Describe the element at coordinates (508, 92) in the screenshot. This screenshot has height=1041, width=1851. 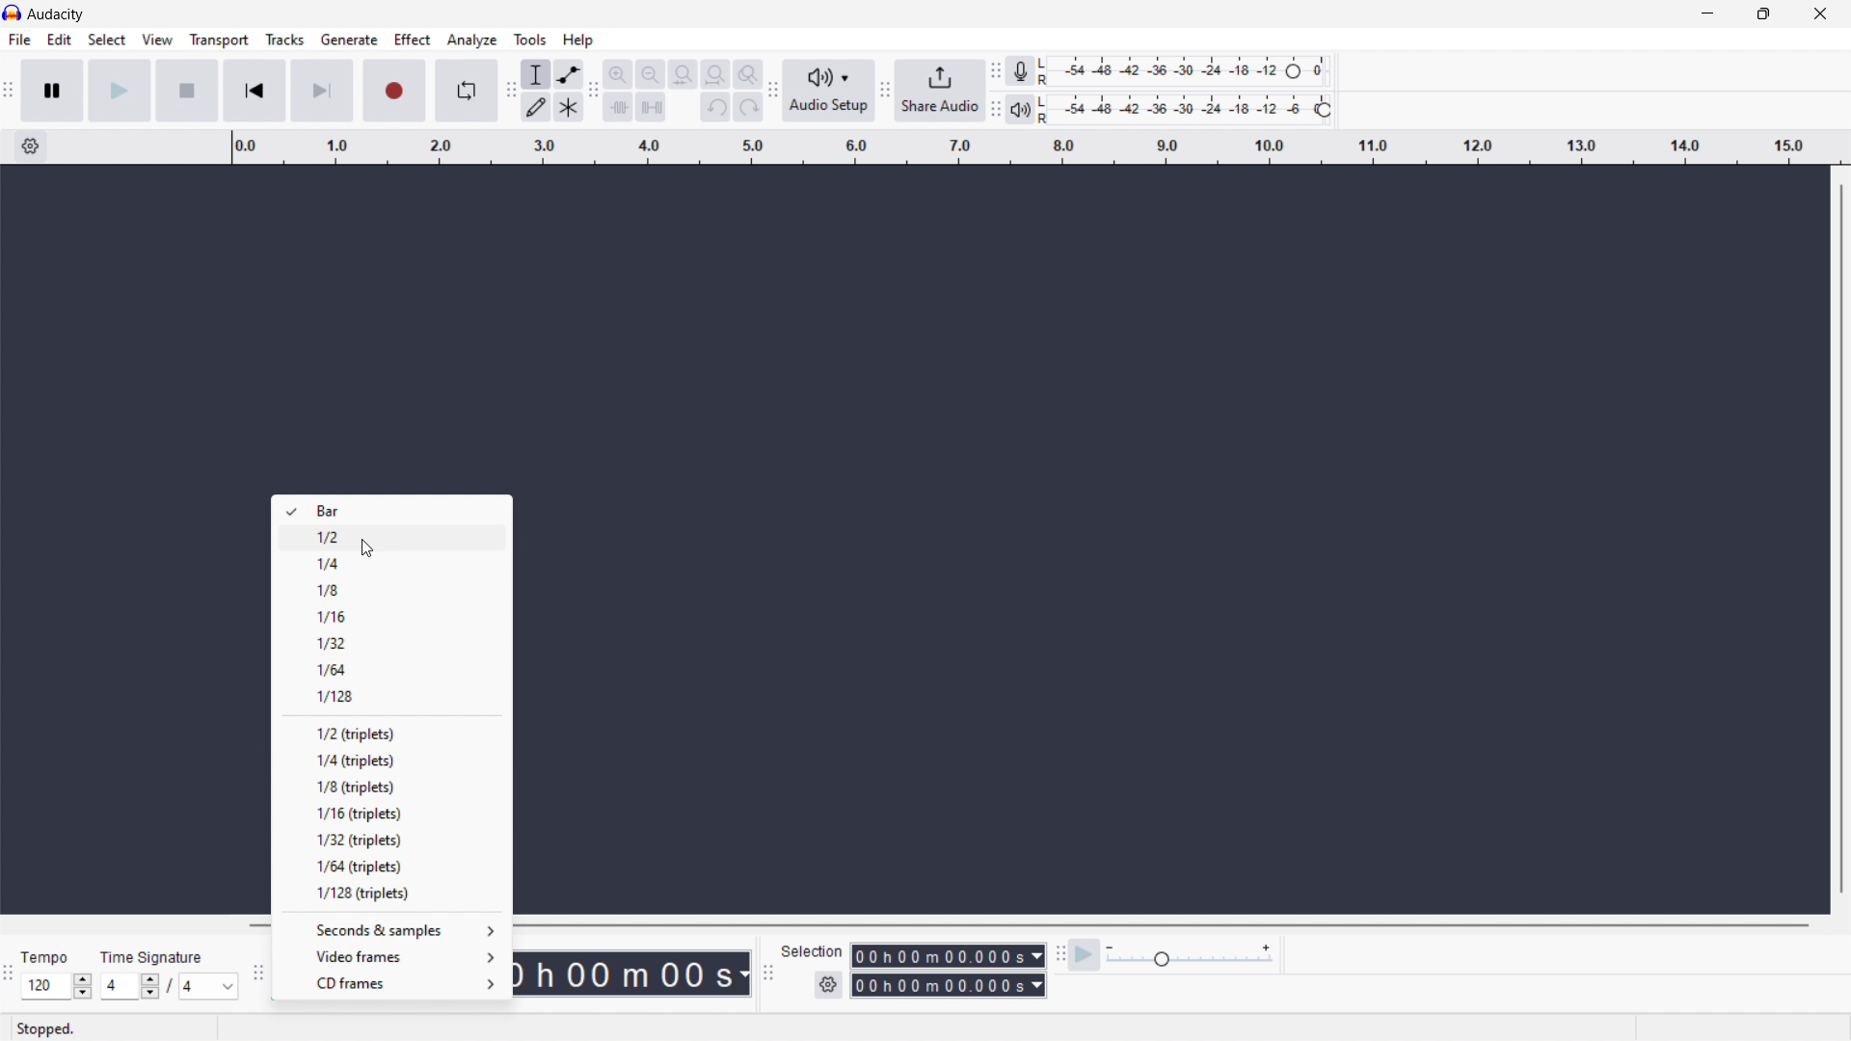
I see `audacity tools toolbar` at that location.